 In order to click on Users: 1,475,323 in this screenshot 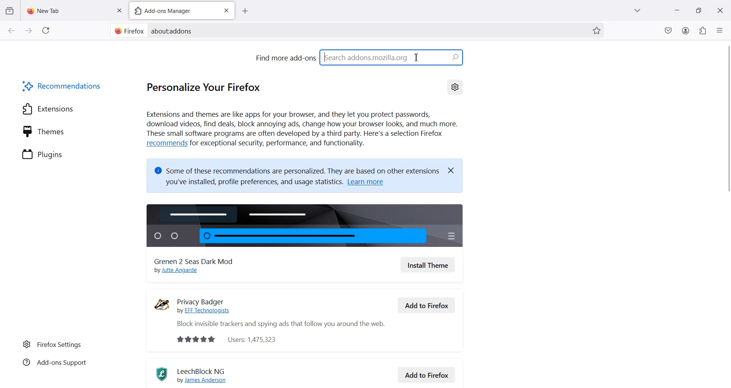, I will do `click(256, 339)`.